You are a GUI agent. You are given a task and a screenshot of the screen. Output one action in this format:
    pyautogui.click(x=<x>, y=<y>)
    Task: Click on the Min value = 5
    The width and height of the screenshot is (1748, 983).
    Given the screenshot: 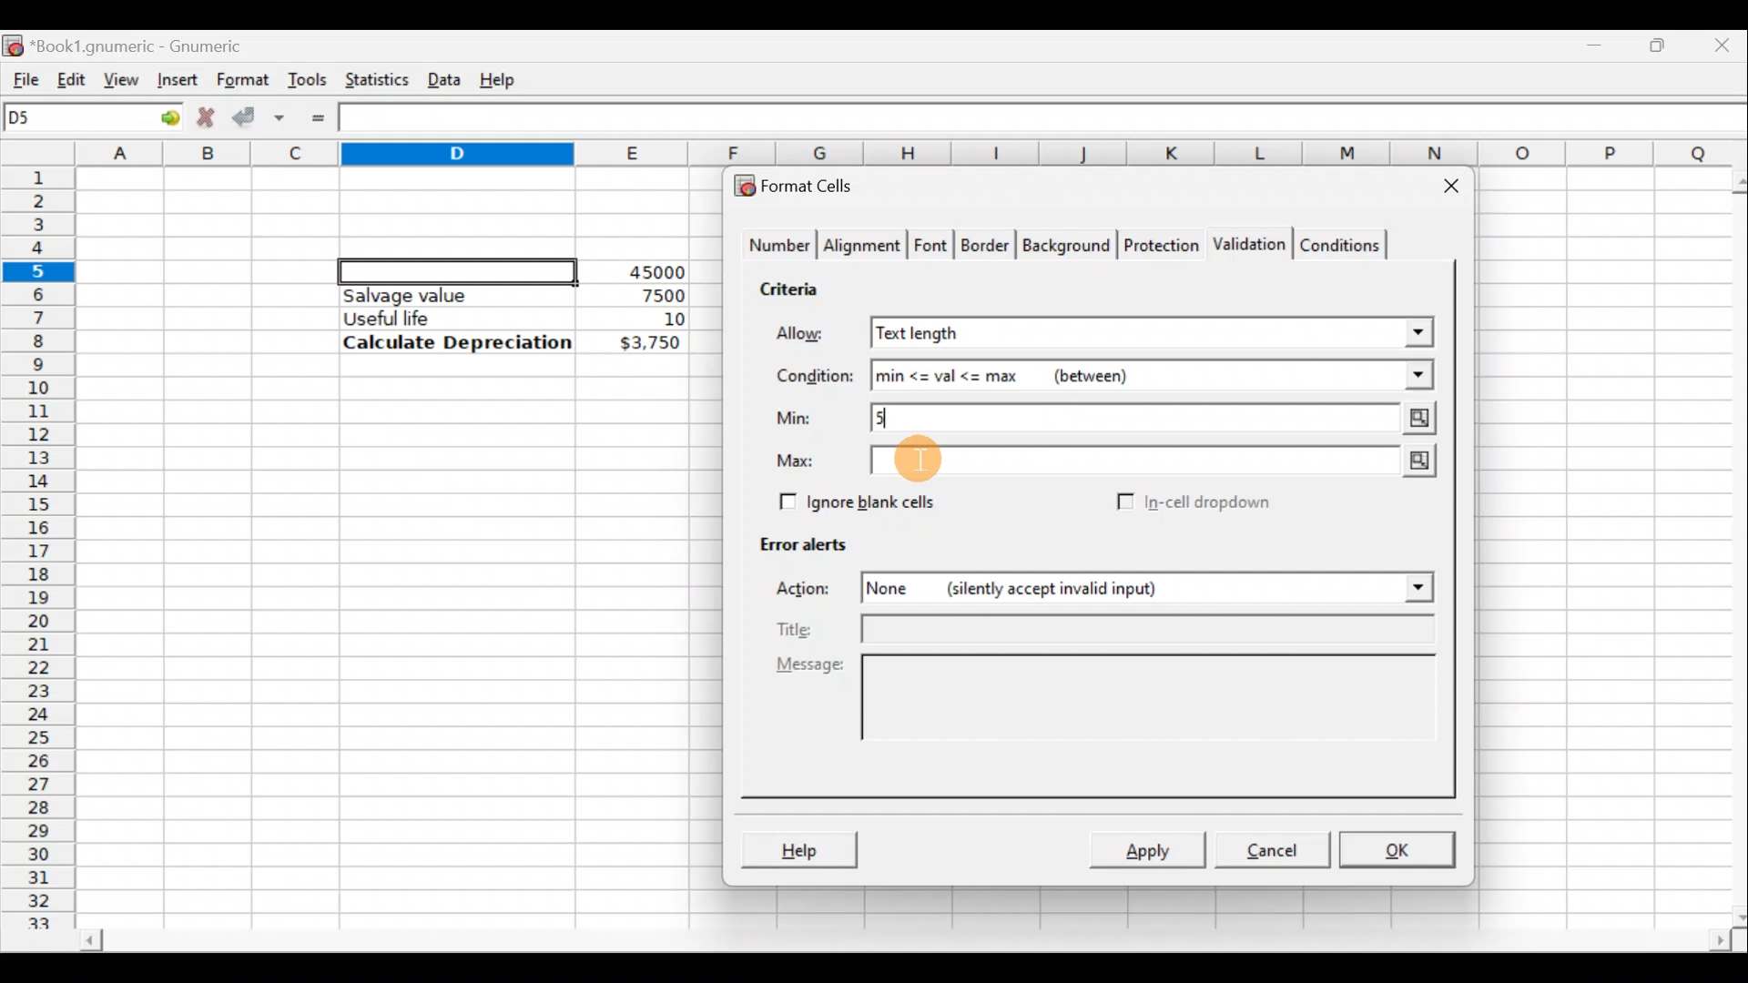 What is the action you would take?
    pyautogui.click(x=1156, y=418)
    